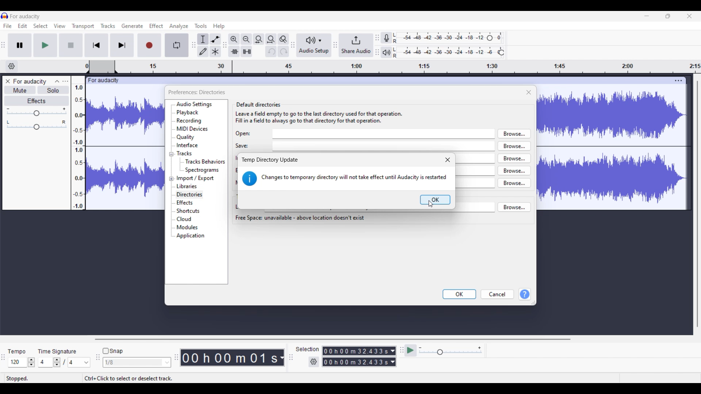  Describe the element at coordinates (203, 170) in the screenshot. I see `Spectrograms` at that location.